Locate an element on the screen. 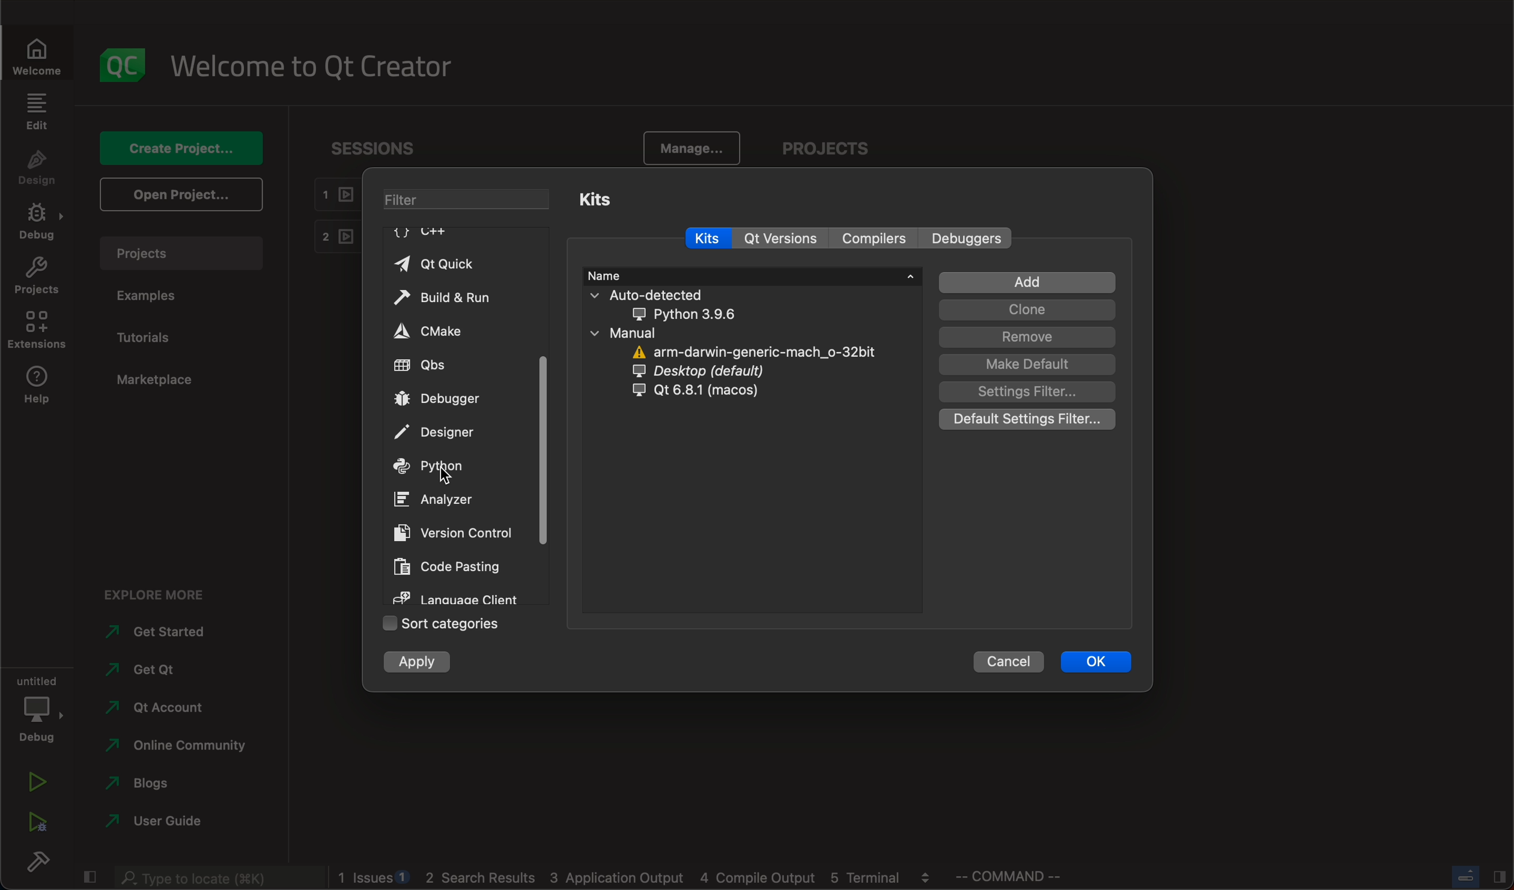  debugger is located at coordinates (445, 399).